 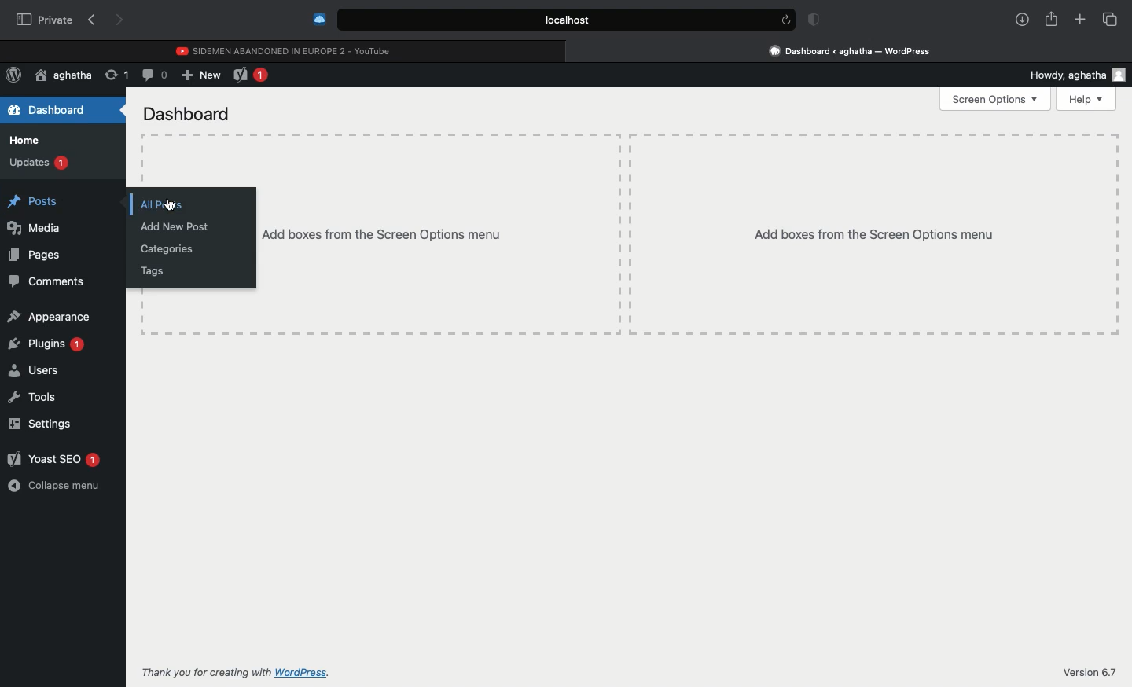 What do you see at coordinates (14, 75) in the screenshot?
I see `Wordpress` at bounding box center [14, 75].